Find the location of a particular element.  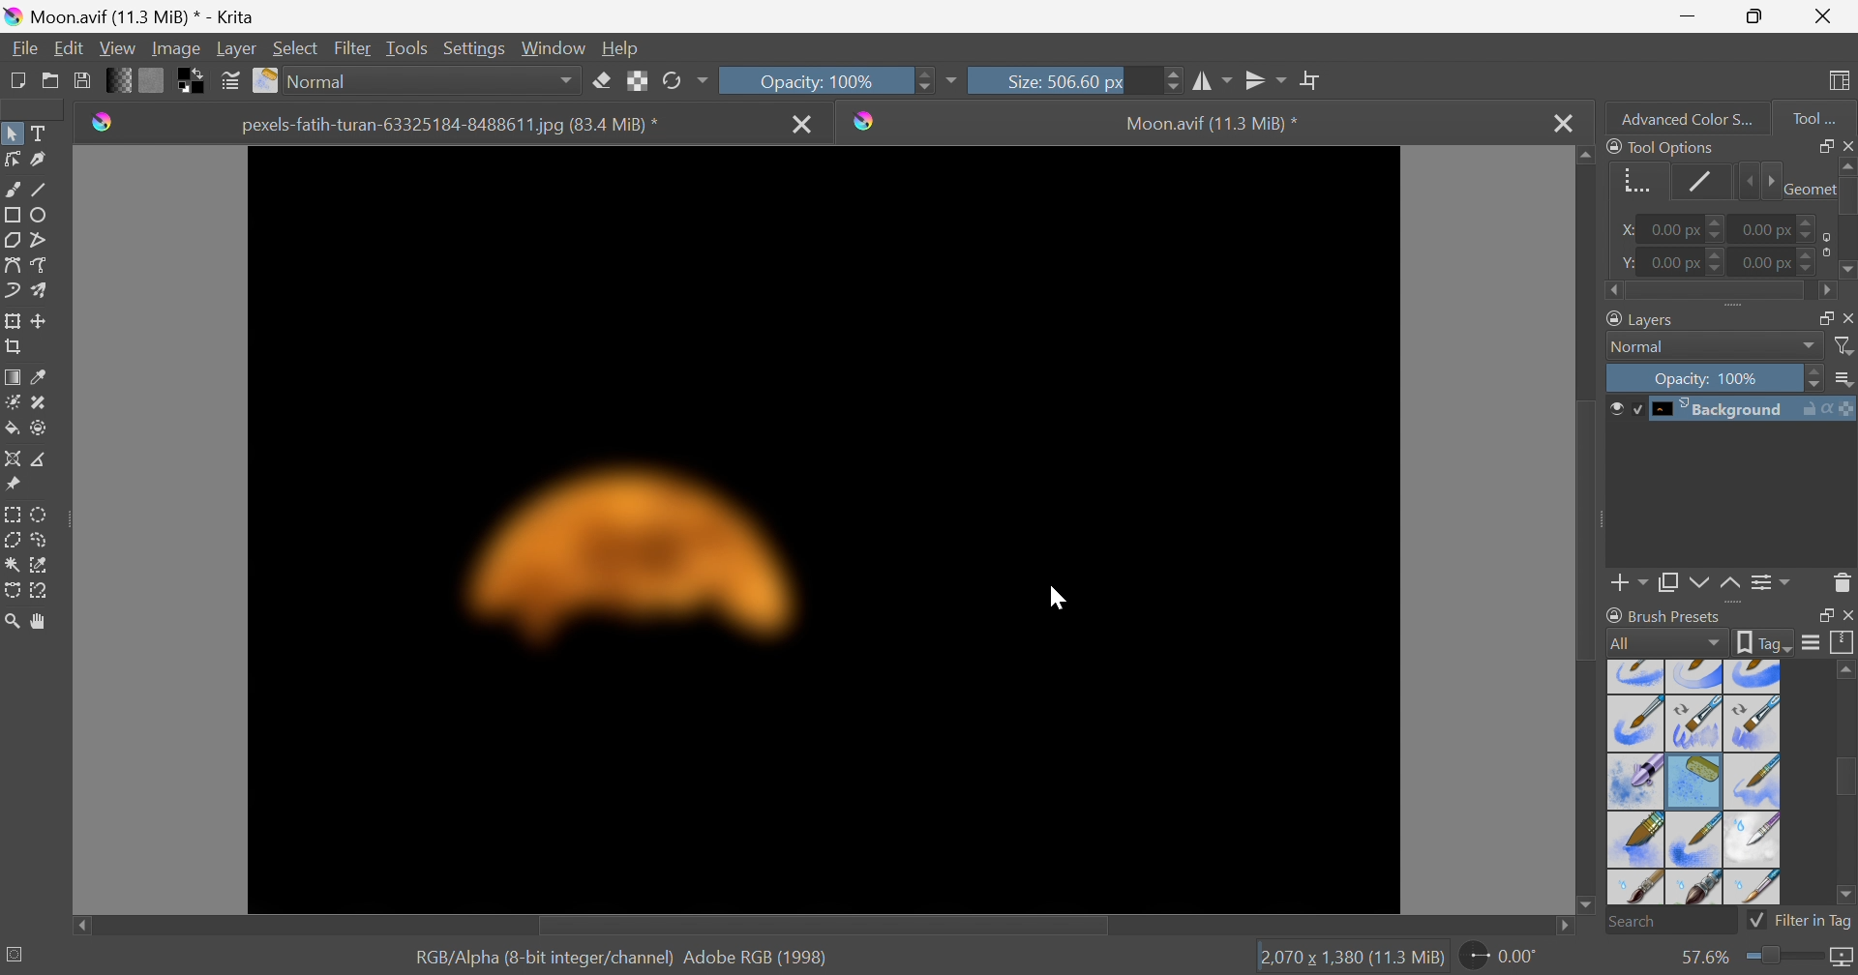

Scroll down is located at coordinates (1846, 273).